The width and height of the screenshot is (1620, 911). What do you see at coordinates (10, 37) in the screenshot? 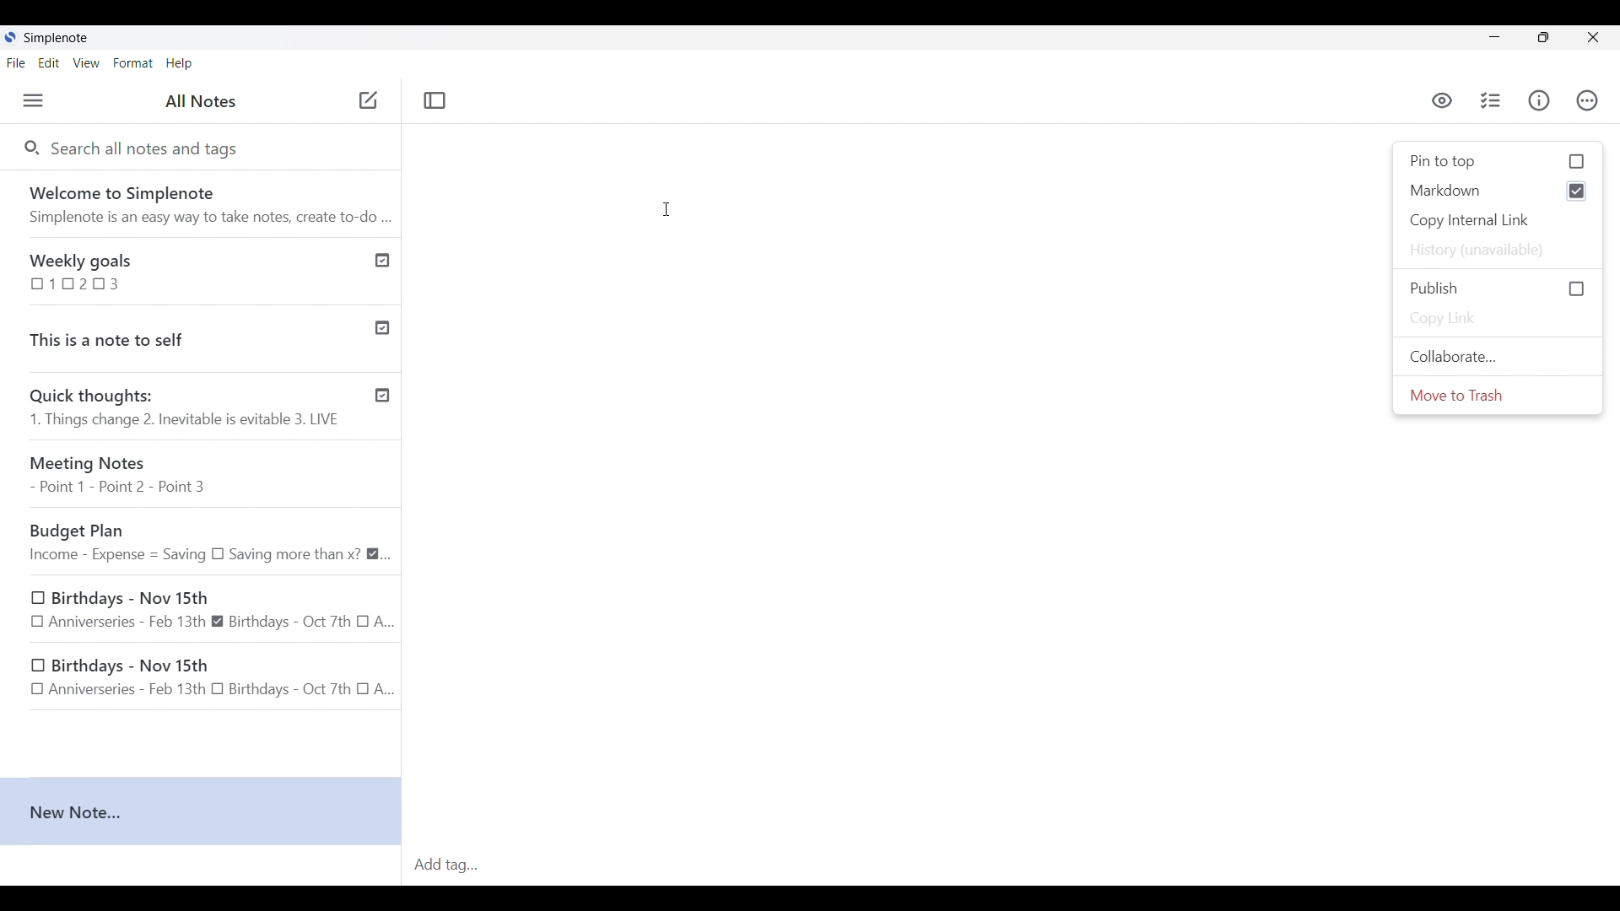
I see `Software logo` at bounding box center [10, 37].